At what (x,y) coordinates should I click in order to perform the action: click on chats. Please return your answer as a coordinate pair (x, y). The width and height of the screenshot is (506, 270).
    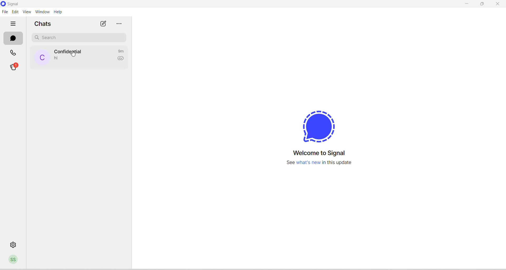
    Looking at the image, I should click on (14, 38).